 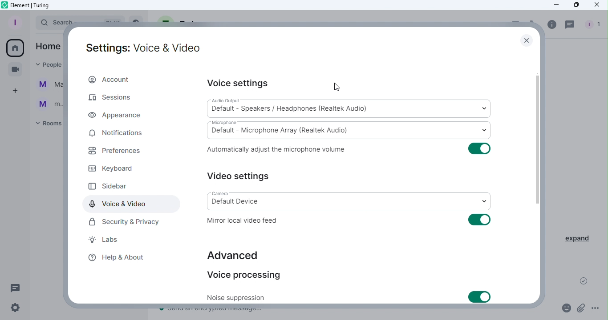 What do you see at coordinates (581, 310) in the screenshot?
I see `Attachment` at bounding box center [581, 310].